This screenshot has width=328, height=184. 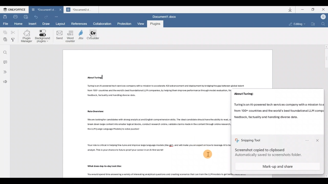 What do you see at coordinates (5, 73) in the screenshot?
I see `Headings` at bounding box center [5, 73].